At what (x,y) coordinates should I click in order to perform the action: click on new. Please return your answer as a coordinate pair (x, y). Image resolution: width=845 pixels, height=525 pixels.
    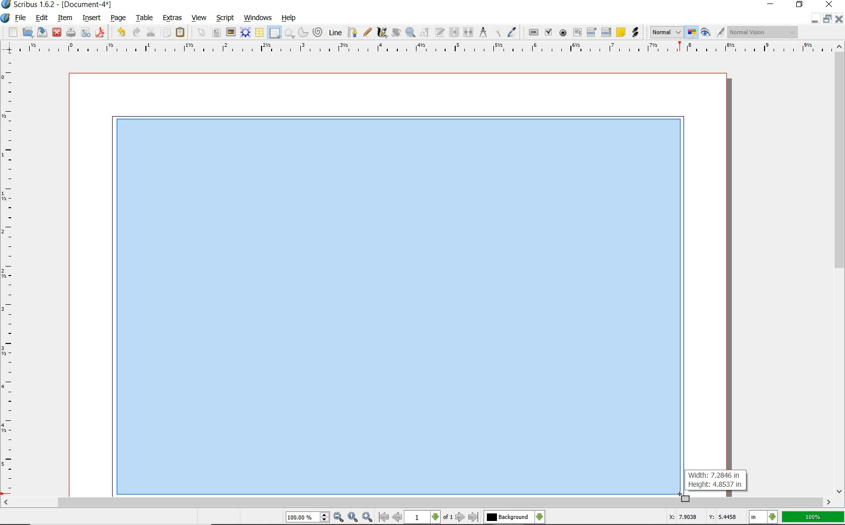
    Looking at the image, I should click on (10, 32).